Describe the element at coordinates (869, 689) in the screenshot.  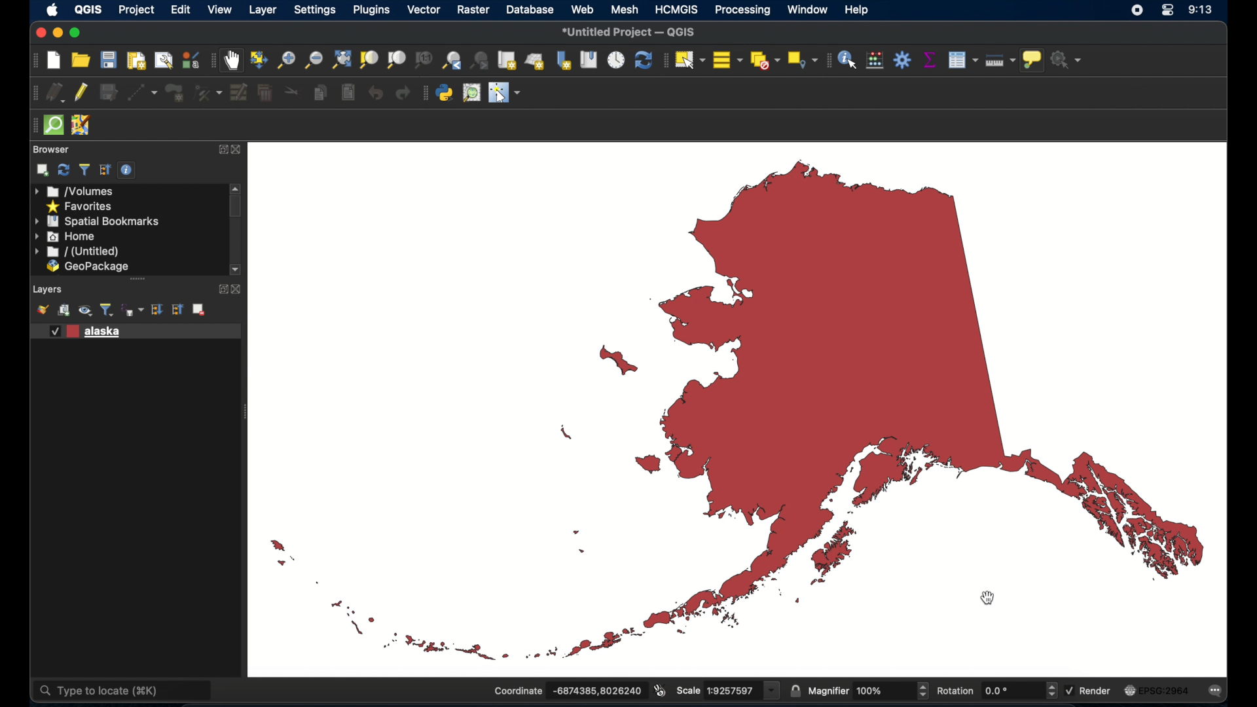
I see `magnifier` at that location.